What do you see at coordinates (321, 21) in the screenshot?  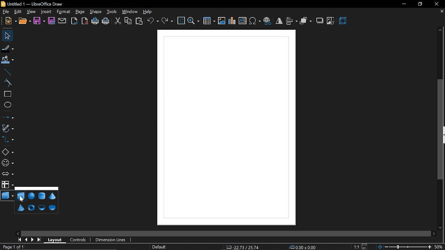 I see `shadow` at bounding box center [321, 21].